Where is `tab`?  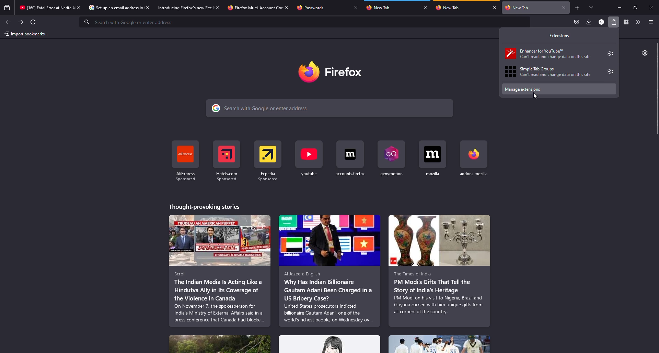
tab is located at coordinates (448, 8).